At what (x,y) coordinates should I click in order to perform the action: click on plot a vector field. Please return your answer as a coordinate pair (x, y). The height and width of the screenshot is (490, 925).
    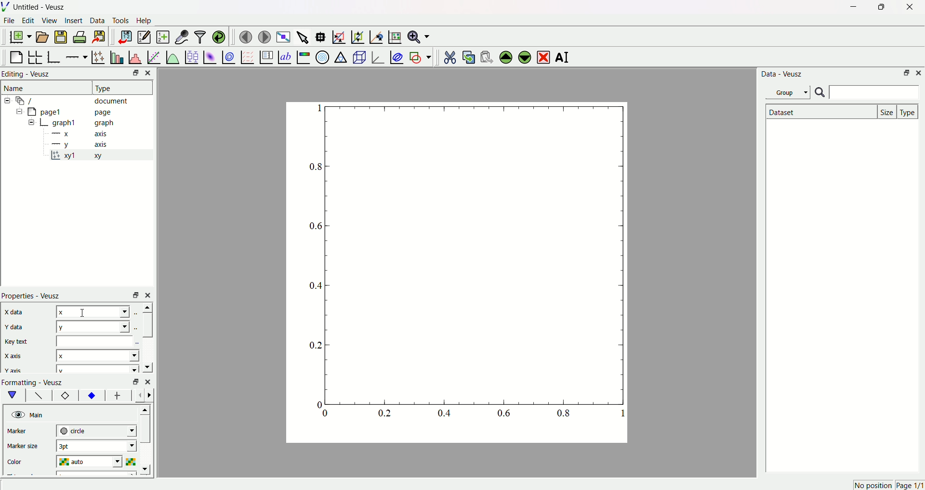
    Looking at the image, I should click on (246, 57).